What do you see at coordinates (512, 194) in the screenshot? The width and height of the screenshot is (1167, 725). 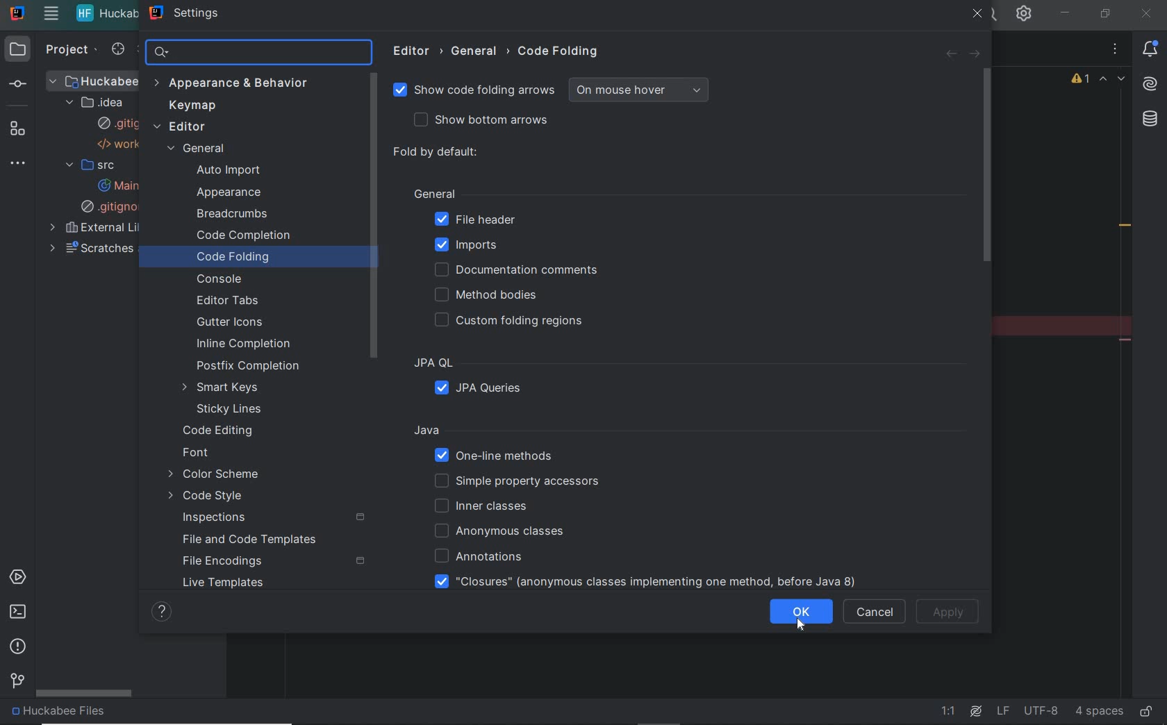 I see `General` at bounding box center [512, 194].